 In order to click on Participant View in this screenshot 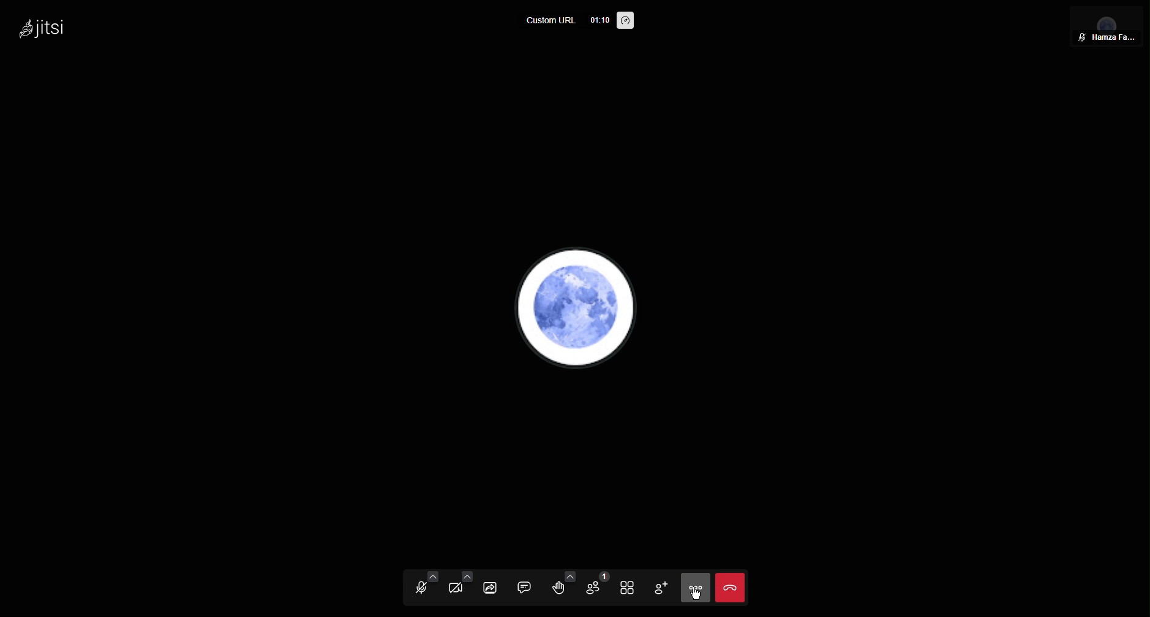, I will do `click(1107, 26)`.